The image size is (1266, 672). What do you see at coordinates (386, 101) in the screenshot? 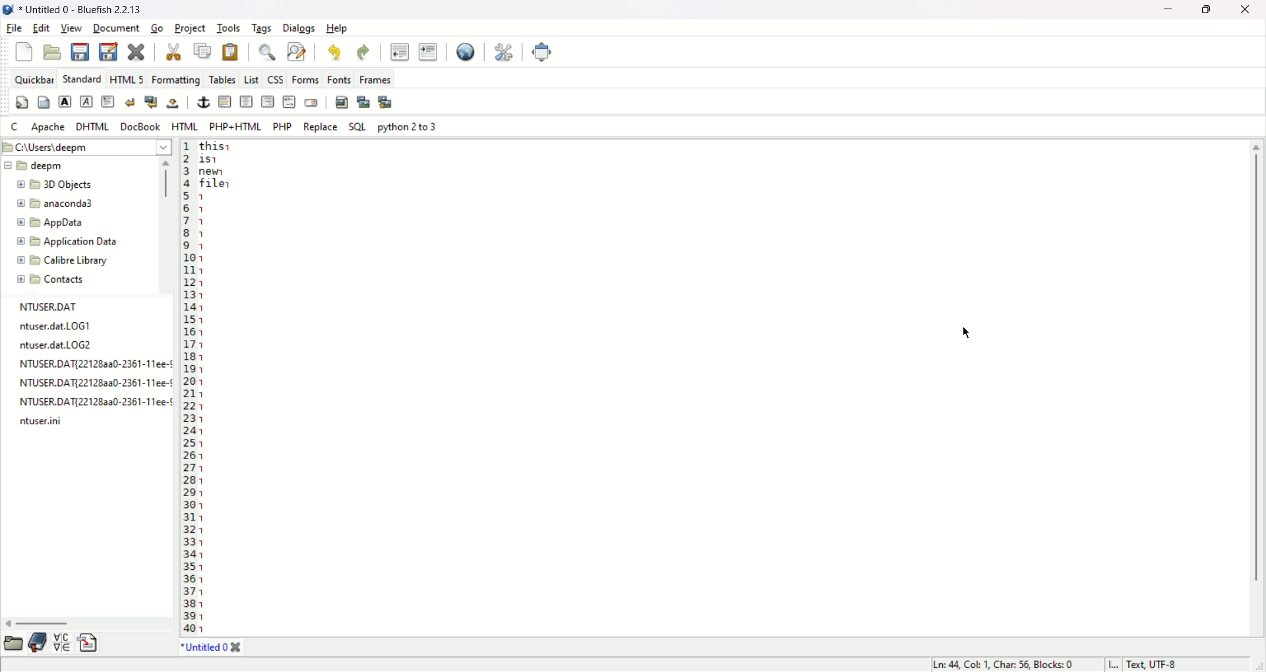
I see `multi thumbnail` at bounding box center [386, 101].